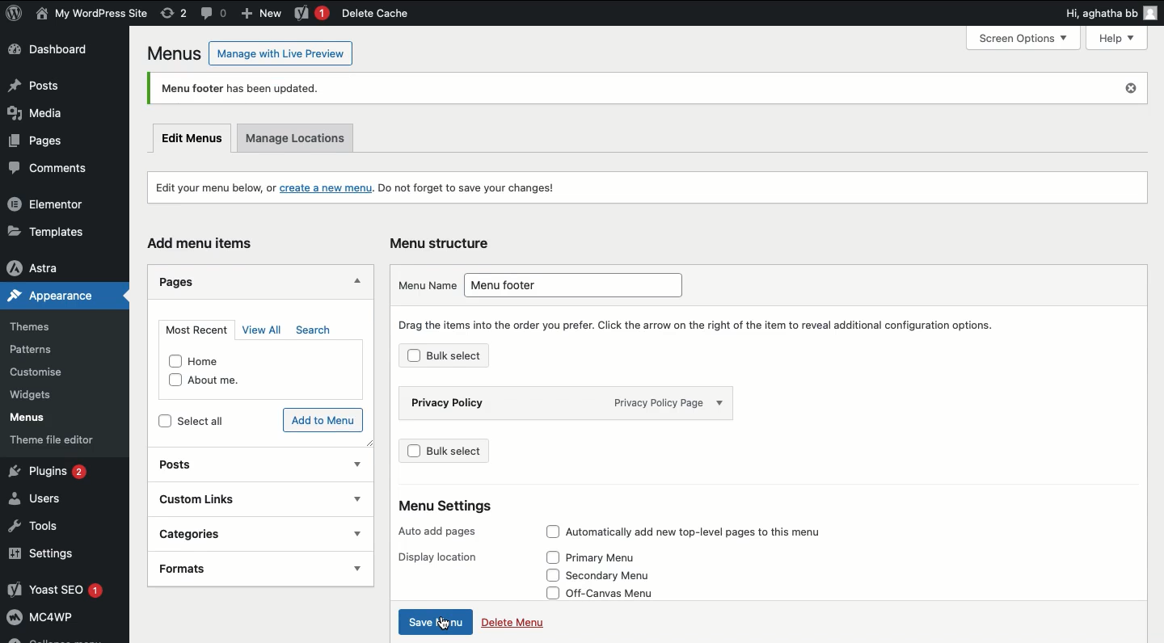 The width and height of the screenshot is (1164, 643). I want to click on Help, so click(1120, 38).